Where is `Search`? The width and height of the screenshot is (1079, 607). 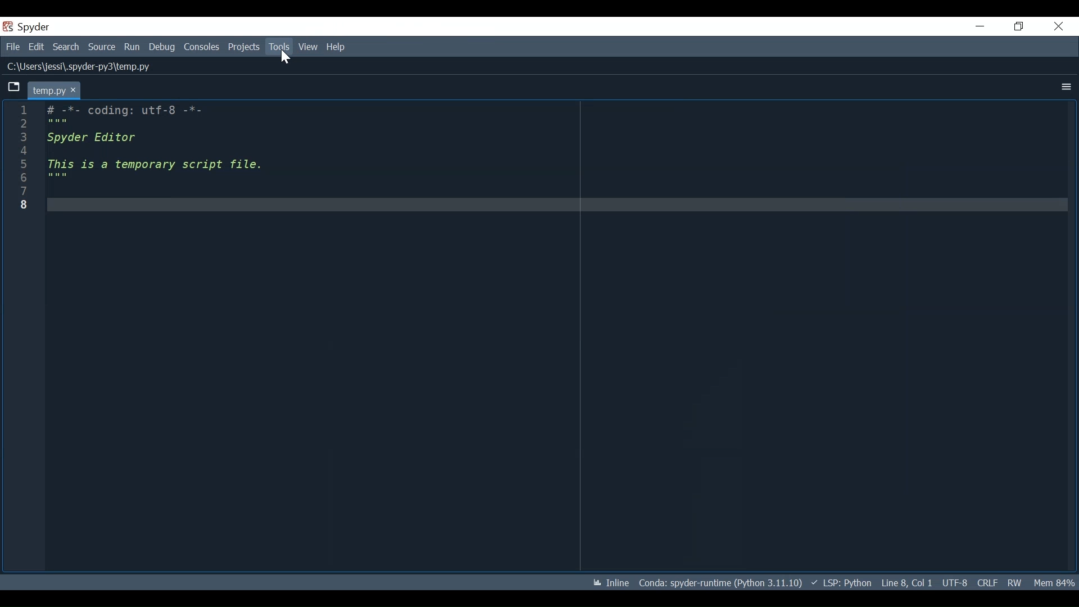
Search is located at coordinates (66, 47).